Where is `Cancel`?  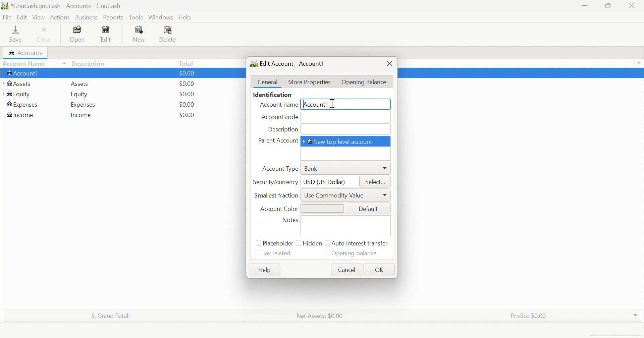
Cancel is located at coordinates (347, 270).